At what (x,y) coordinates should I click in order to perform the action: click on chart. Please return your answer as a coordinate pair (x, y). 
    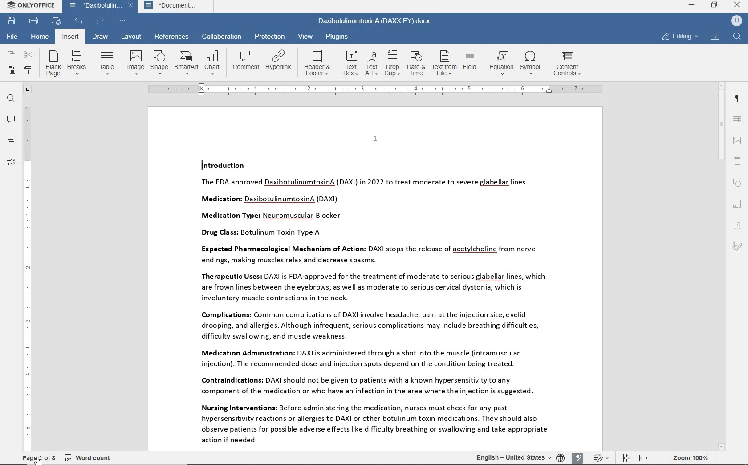
    Looking at the image, I should click on (213, 62).